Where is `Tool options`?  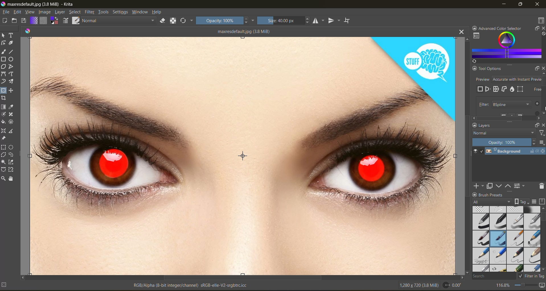
Tool options is located at coordinates (495, 68).